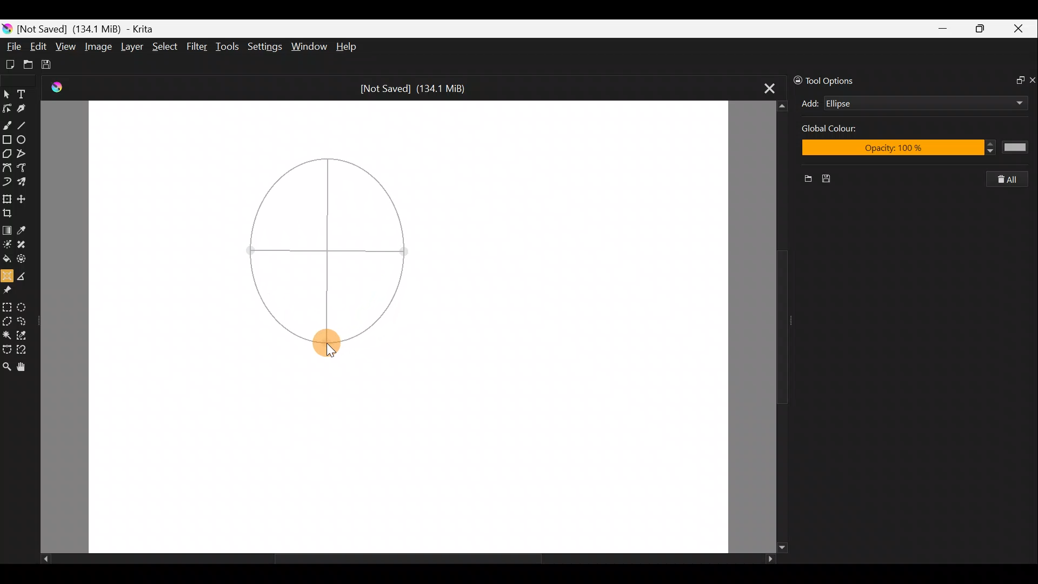  Describe the element at coordinates (944, 28) in the screenshot. I see `Minimize` at that location.